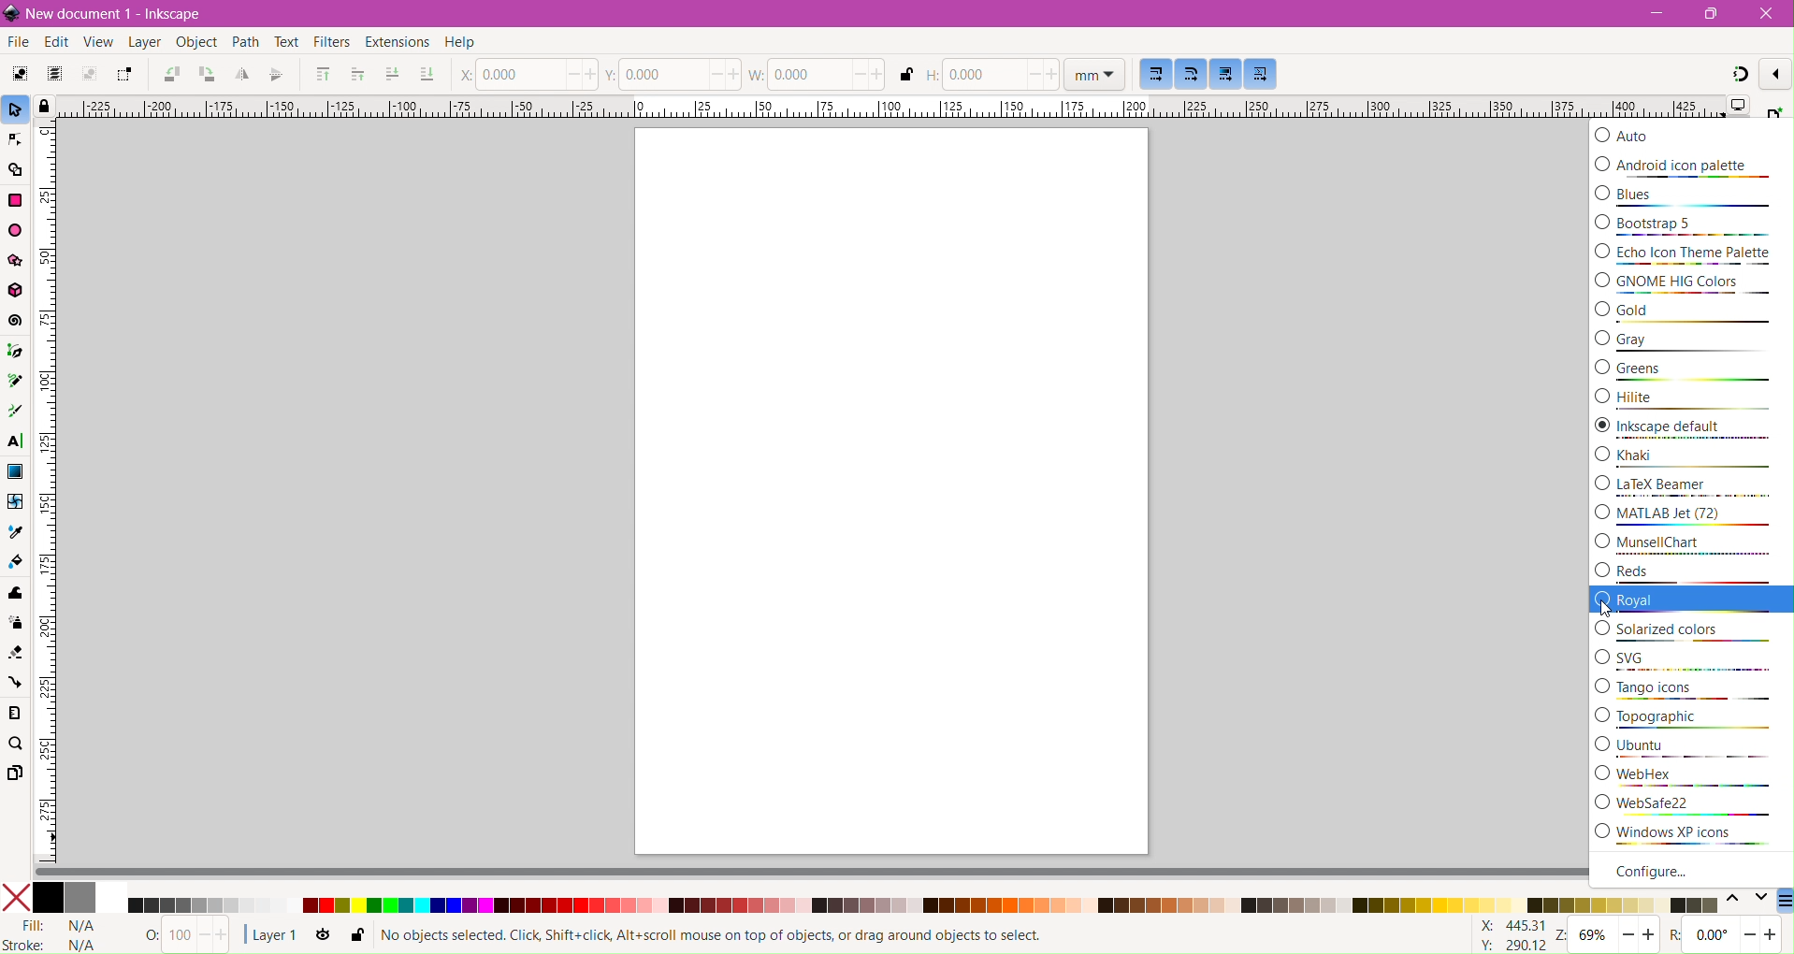 The height and width of the screenshot is (954, 1794). I want to click on Configure Color Palette, so click(1783, 903).